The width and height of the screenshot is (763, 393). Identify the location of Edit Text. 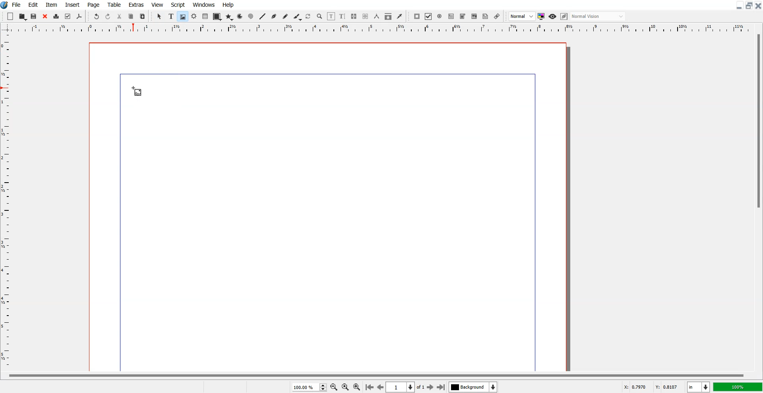
(343, 16).